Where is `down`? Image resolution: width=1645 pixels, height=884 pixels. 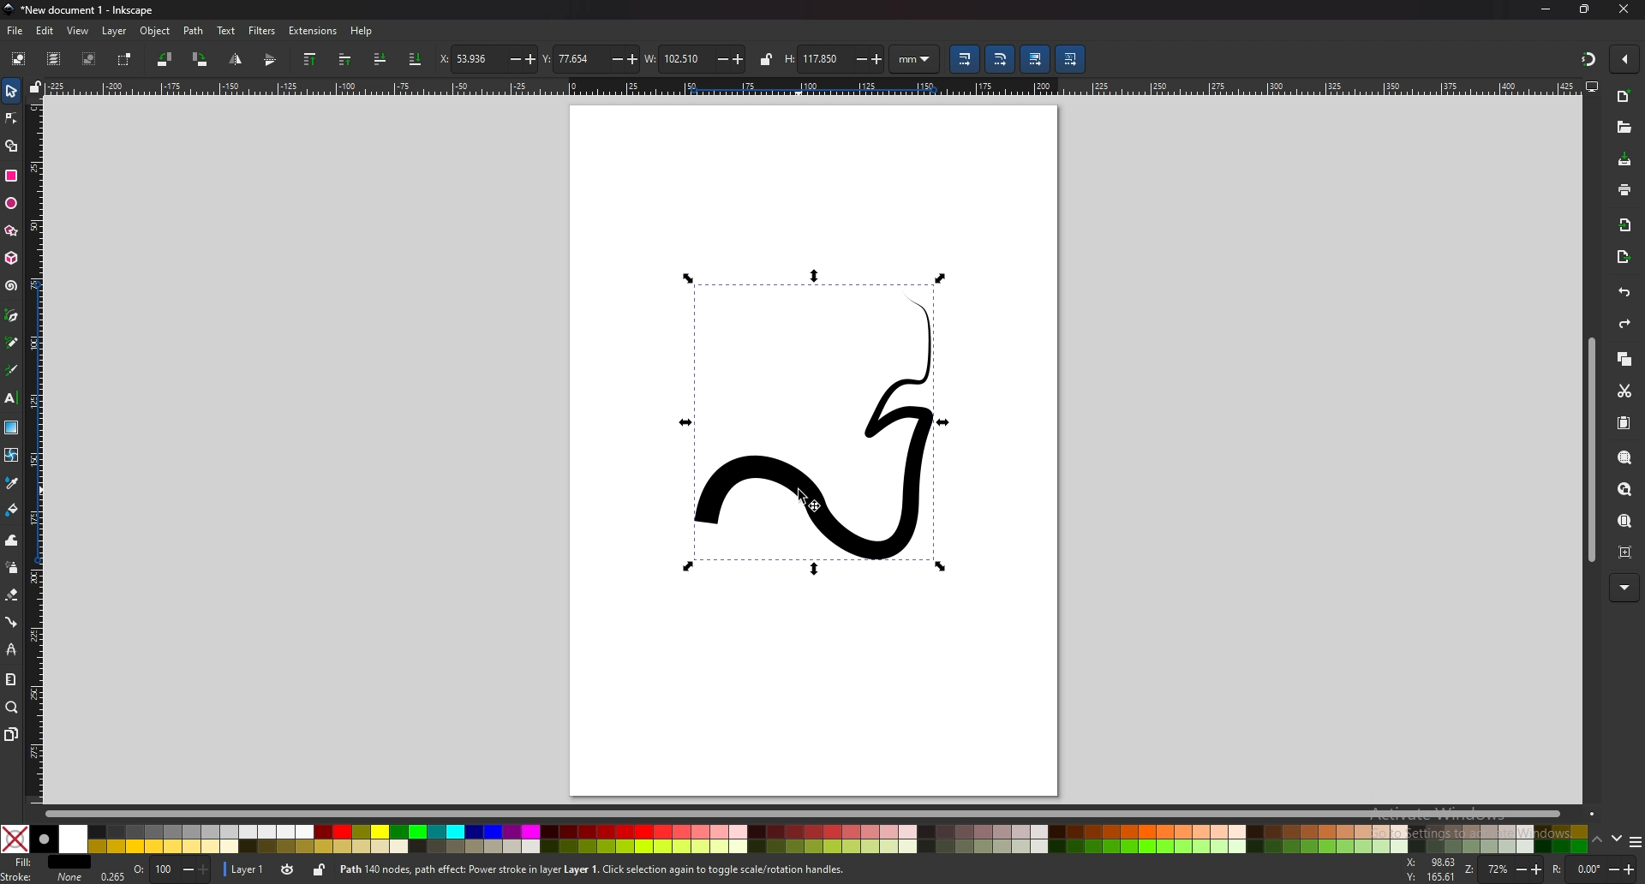
down is located at coordinates (1618, 839).